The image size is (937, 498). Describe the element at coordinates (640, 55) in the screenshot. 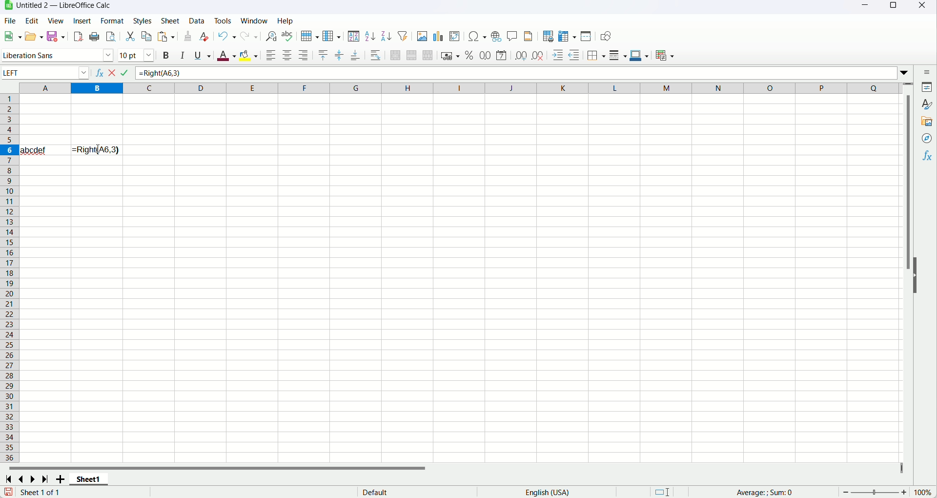

I see `border color` at that location.